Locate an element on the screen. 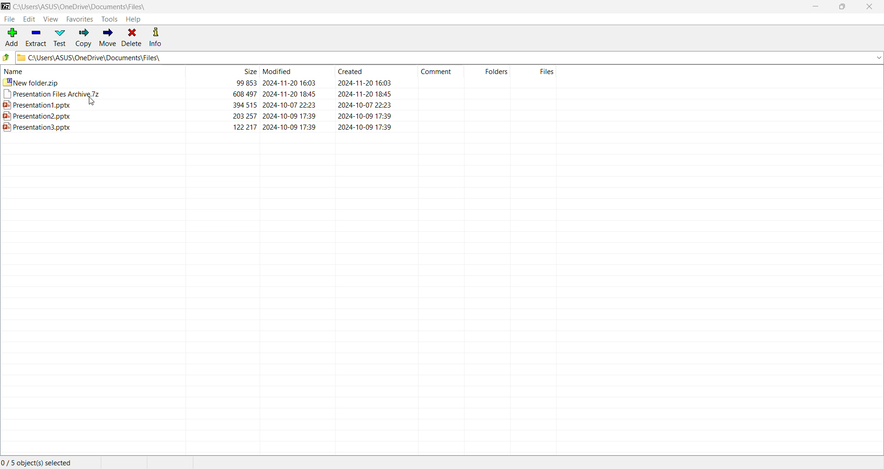  modified is located at coordinates (294, 71).